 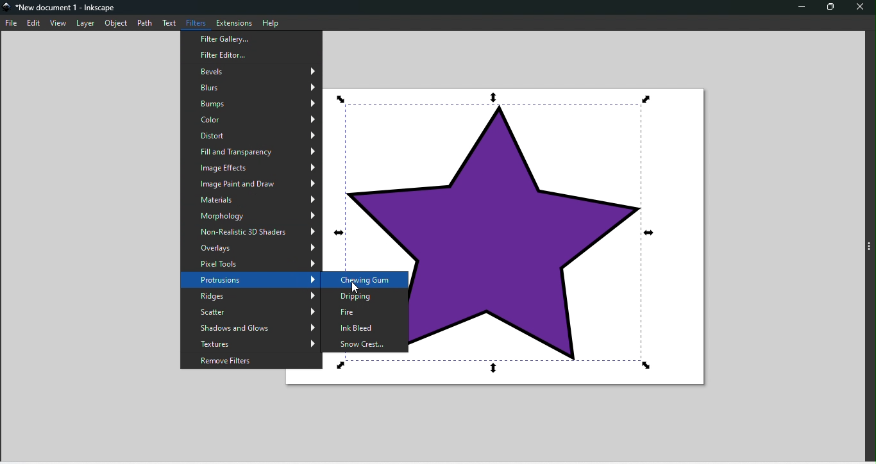 What do you see at coordinates (859, 6) in the screenshot?
I see `Close` at bounding box center [859, 6].